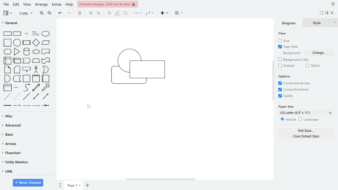  What do you see at coordinates (28, 171) in the screenshot?
I see `UML` at bounding box center [28, 171].